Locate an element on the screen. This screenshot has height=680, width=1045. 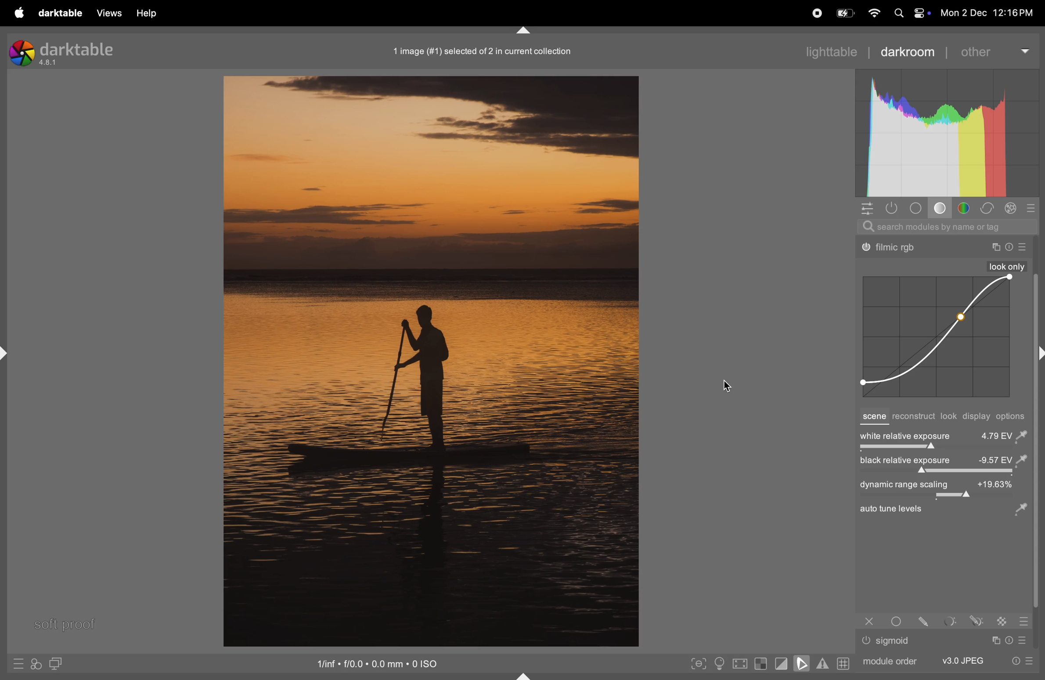
 is located at coordinates (951, 519).